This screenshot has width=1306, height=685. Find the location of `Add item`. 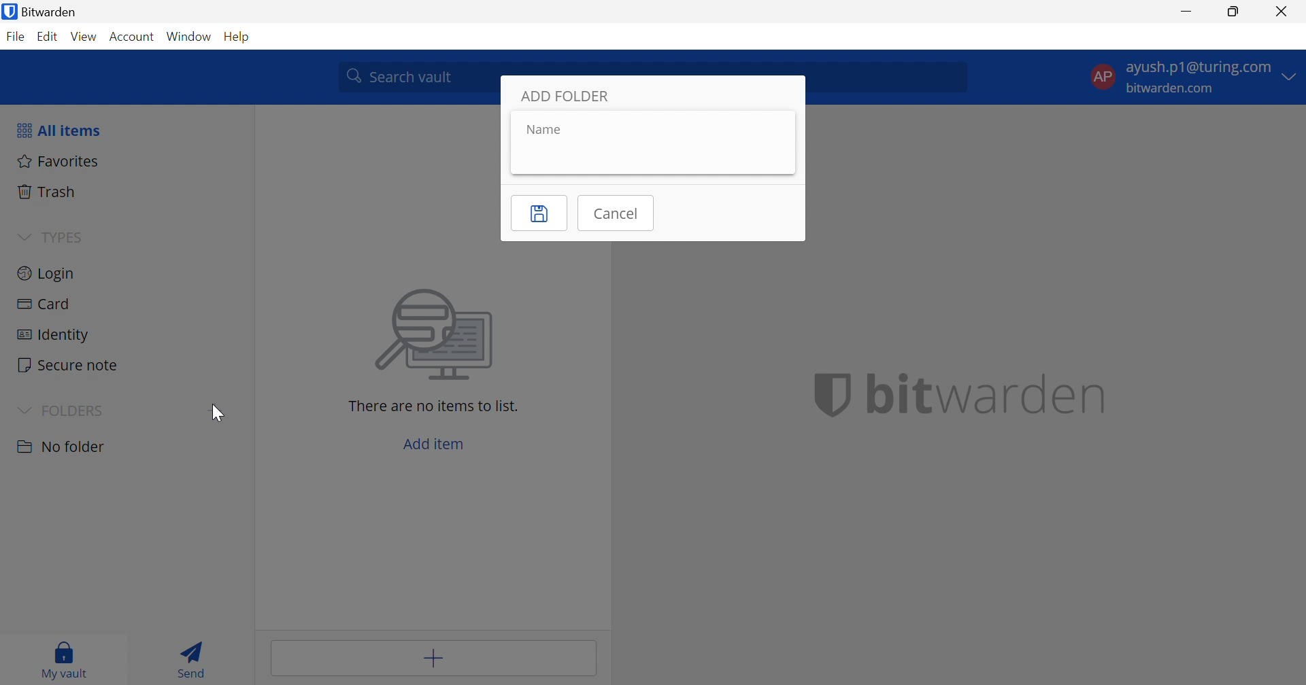

Add item is located at coordinates (440, 444).